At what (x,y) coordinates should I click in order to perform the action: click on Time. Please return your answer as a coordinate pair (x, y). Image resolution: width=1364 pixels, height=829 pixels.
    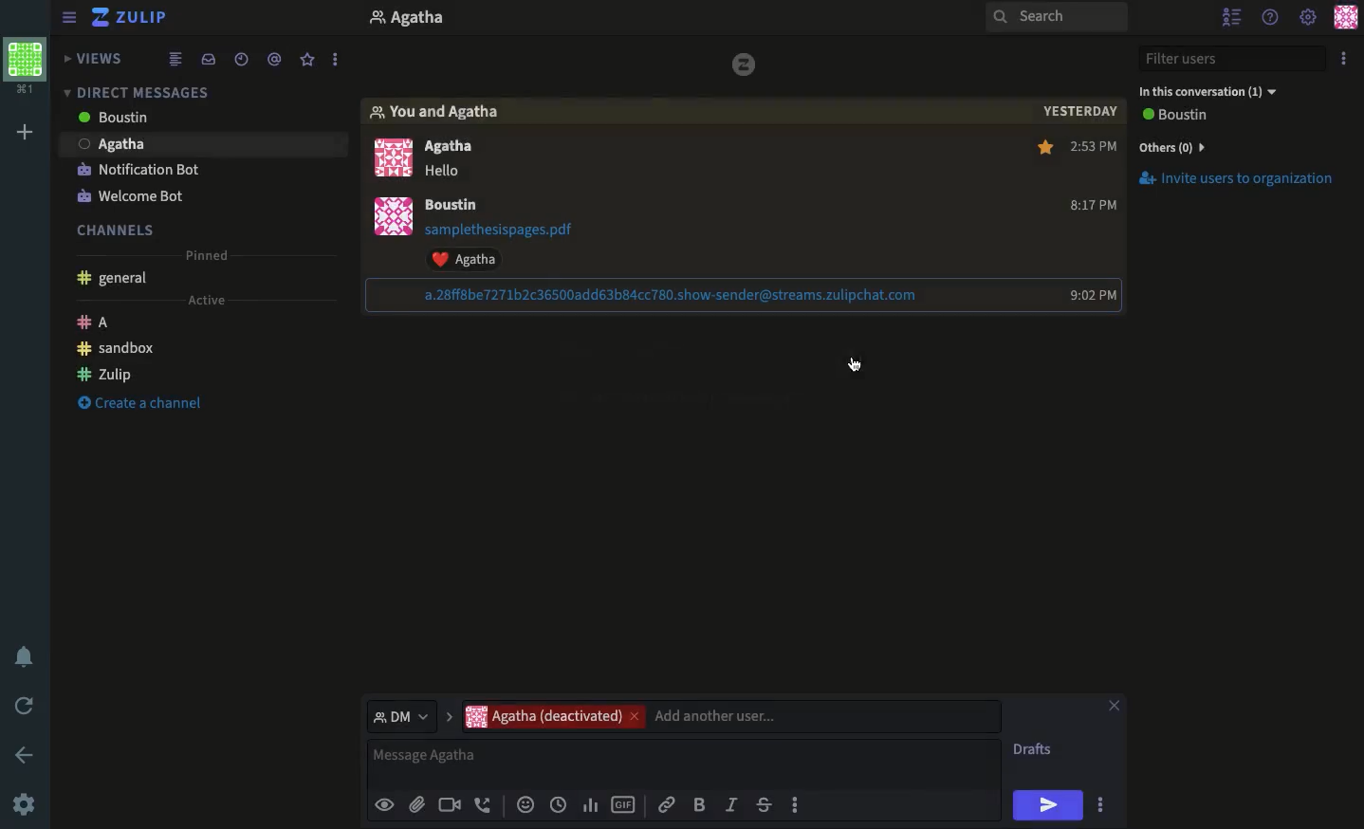
    Looking at the image, I should click on (1097, 221).